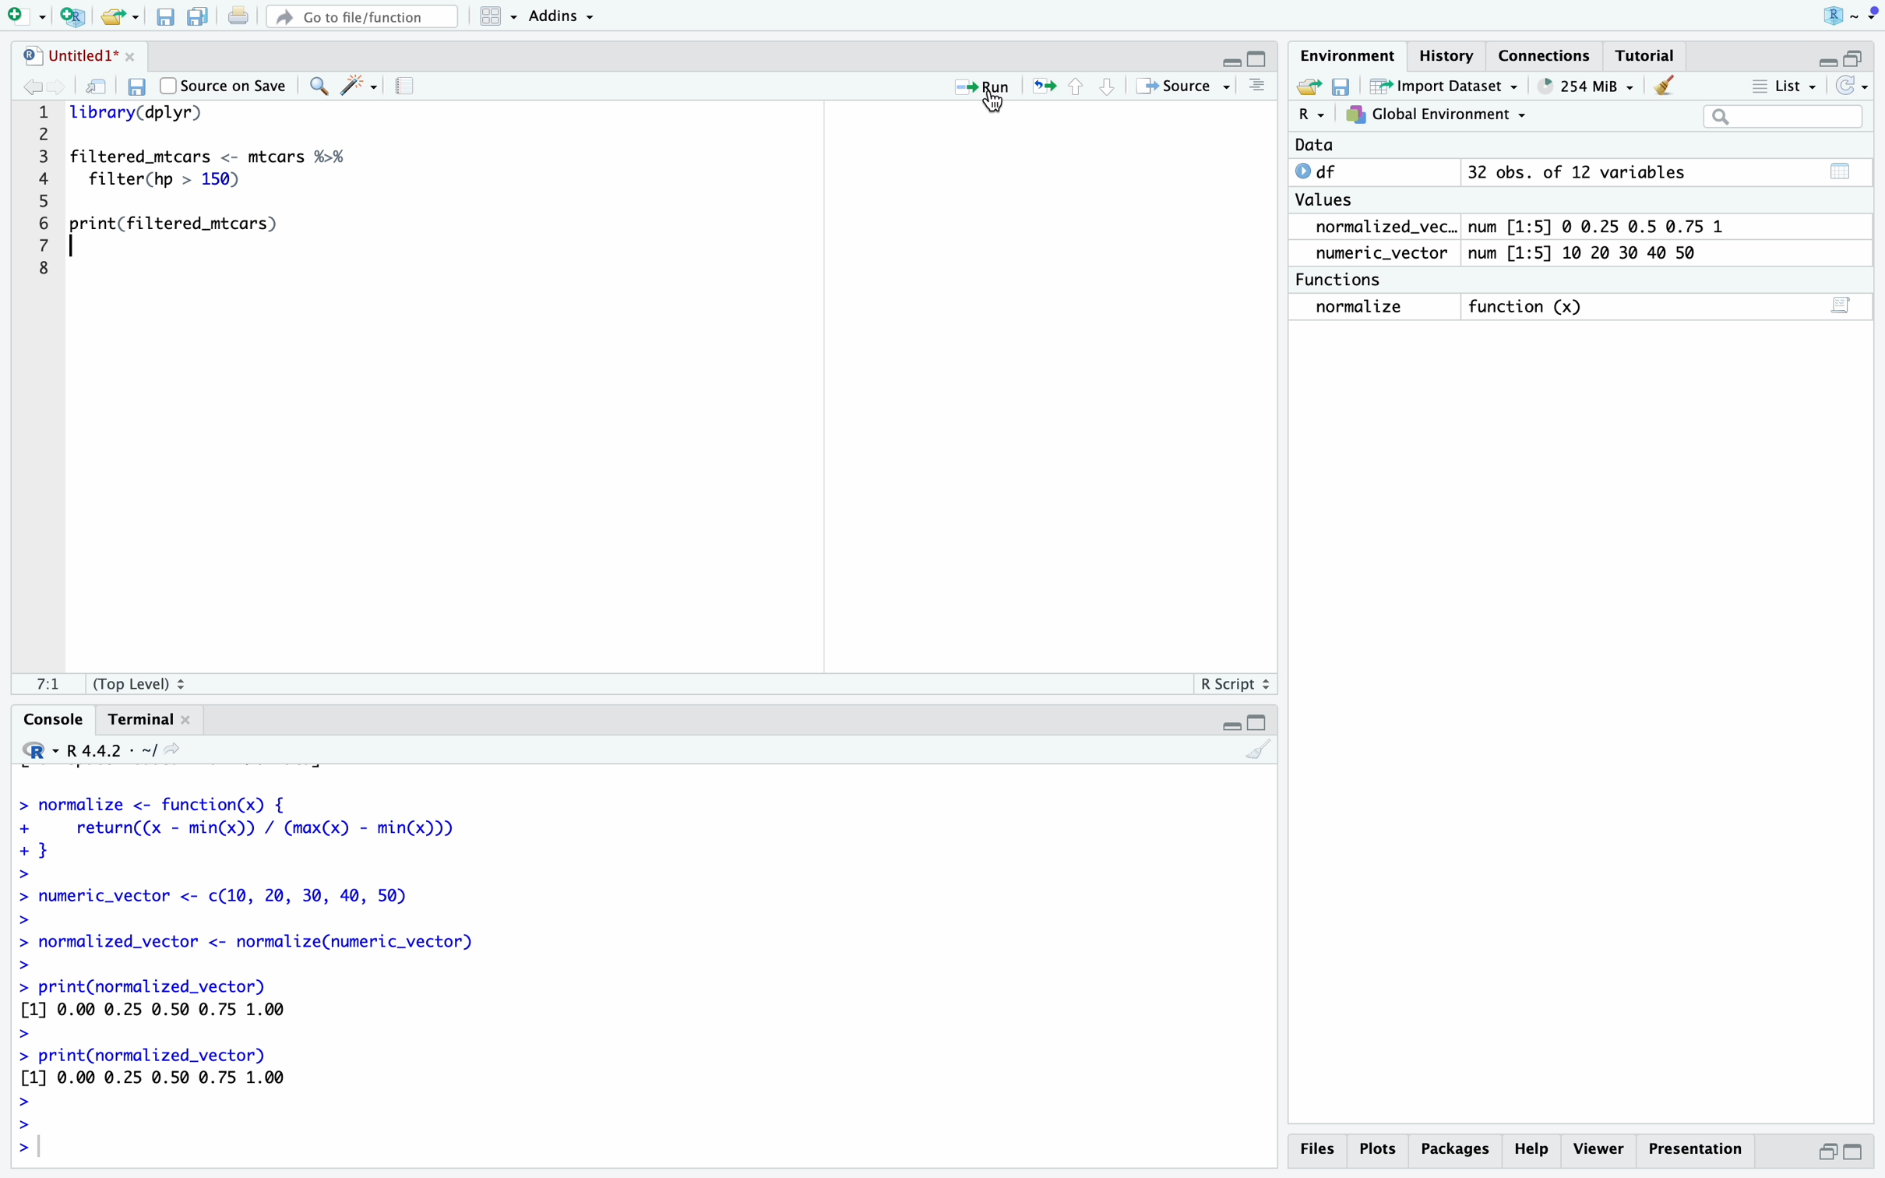 The image size is (1885, 1178). I want to click on open file, so click(1311, 87).